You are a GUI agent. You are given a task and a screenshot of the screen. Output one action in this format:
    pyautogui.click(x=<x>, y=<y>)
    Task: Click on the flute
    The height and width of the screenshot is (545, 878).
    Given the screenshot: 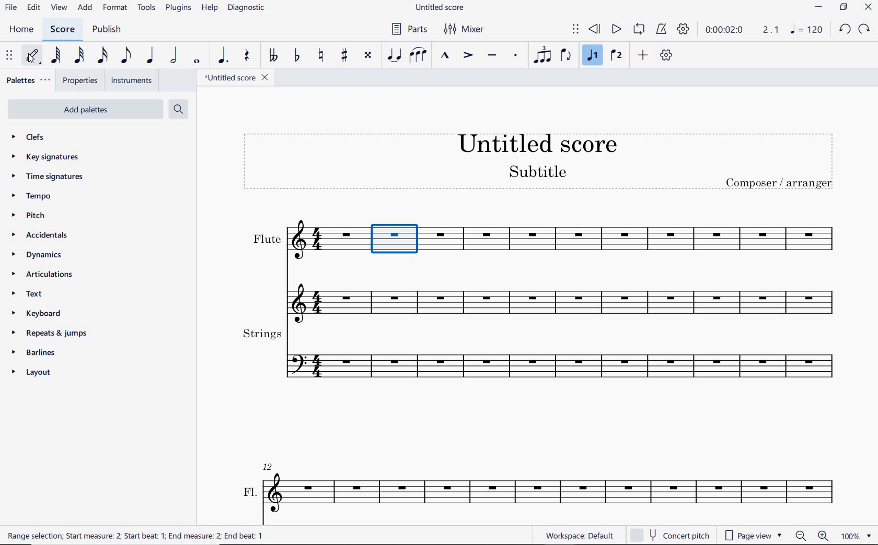 What is the action you would take?
    pyautogui.click(x=538, y=294)
    